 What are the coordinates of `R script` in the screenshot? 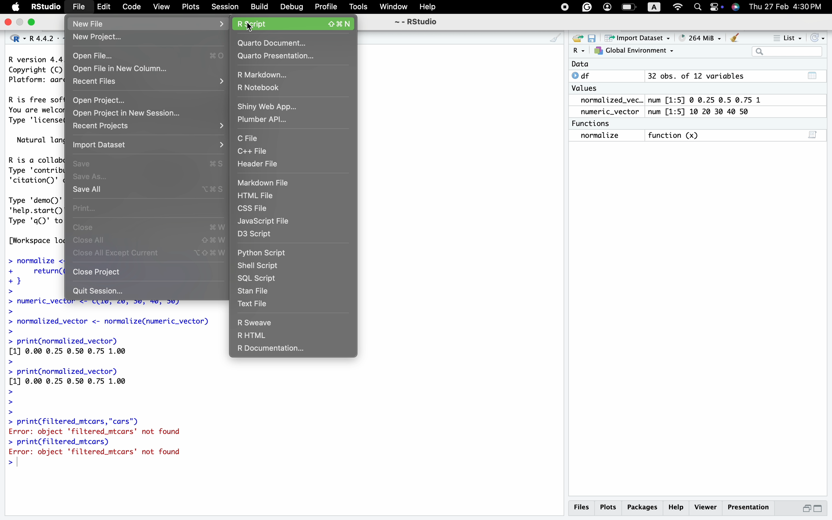 It's located at (294, 25).